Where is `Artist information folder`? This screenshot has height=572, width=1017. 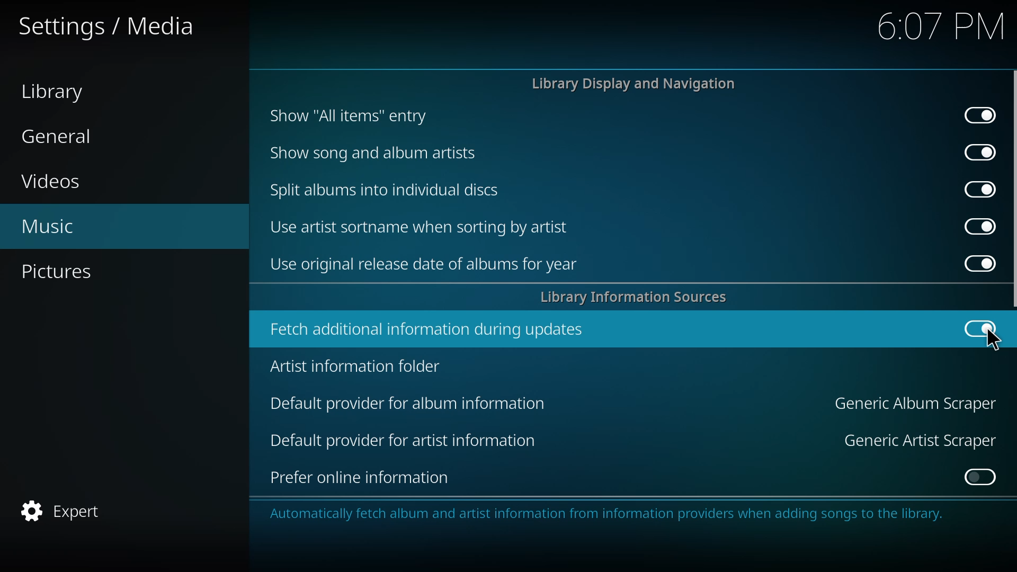 Artist information folder is located at coordinates (360, 371).